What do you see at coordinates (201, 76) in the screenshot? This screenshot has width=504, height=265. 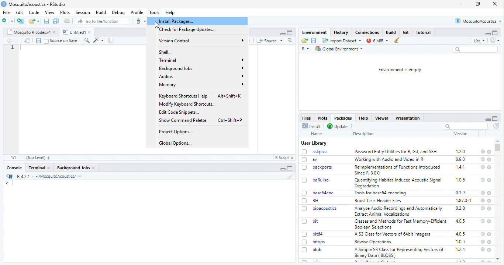 I see `Addins` at bounding box center [201, 76].